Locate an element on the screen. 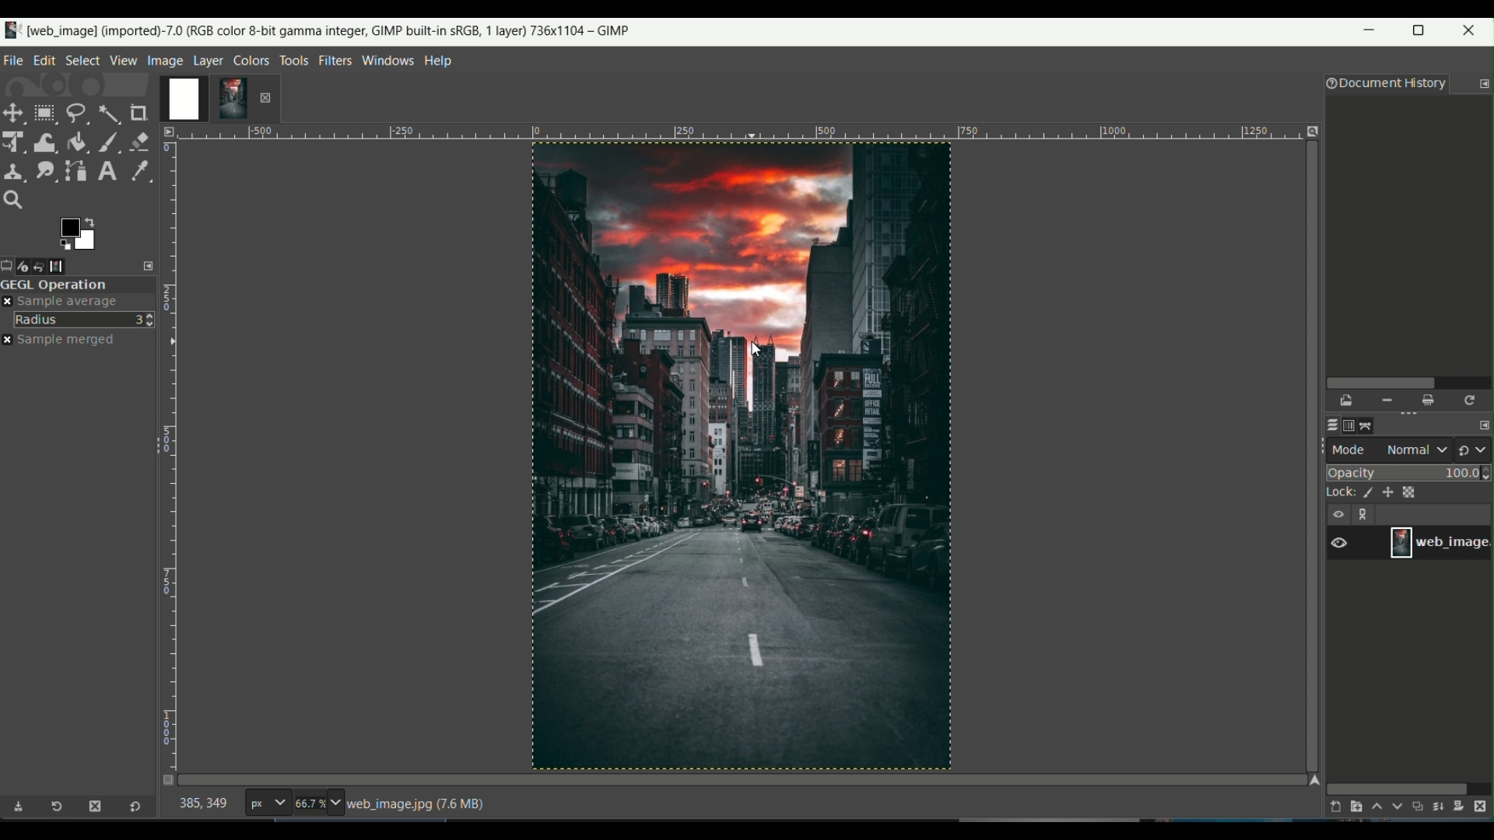  crop tool is located at coordinates (141, 113).